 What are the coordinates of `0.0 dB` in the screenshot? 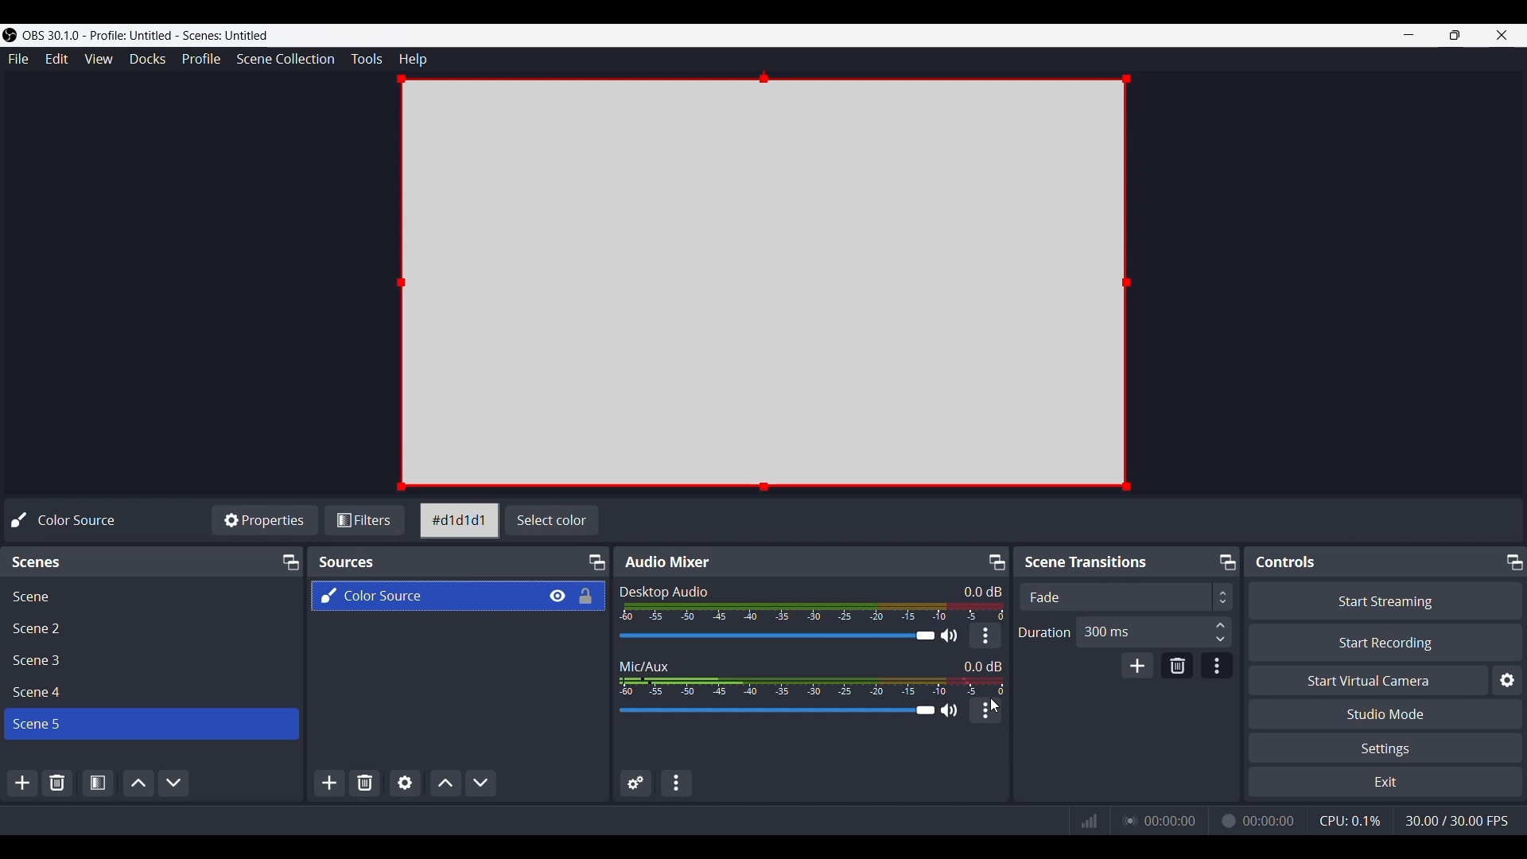 It's located at (982, 591).